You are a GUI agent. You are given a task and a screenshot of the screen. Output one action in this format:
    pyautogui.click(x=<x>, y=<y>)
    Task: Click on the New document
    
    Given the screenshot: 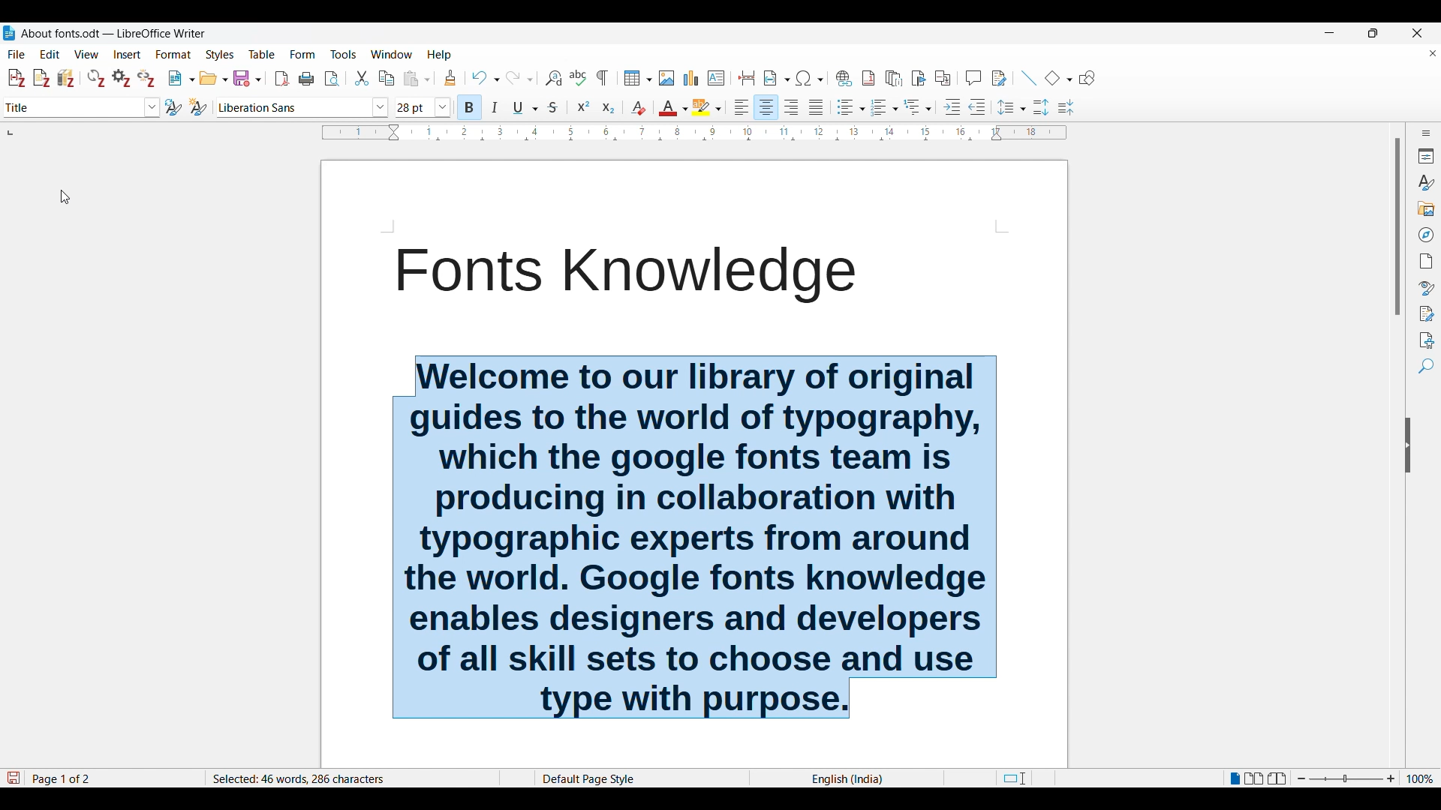 What is the action you would take?
    pyautogui.click(x=182, y=78)
    